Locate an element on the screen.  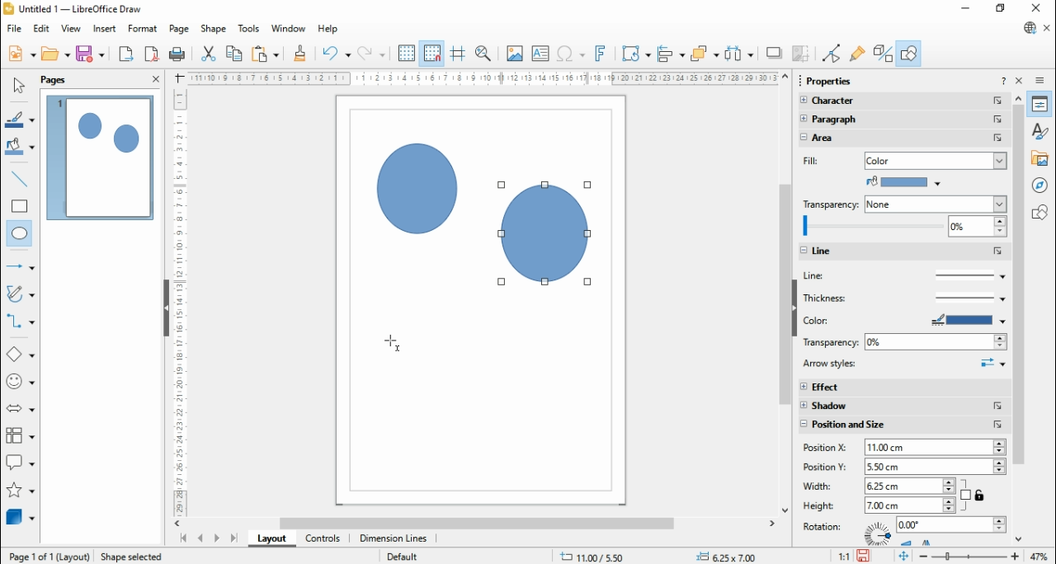
color is located at coordinates (850, 321).